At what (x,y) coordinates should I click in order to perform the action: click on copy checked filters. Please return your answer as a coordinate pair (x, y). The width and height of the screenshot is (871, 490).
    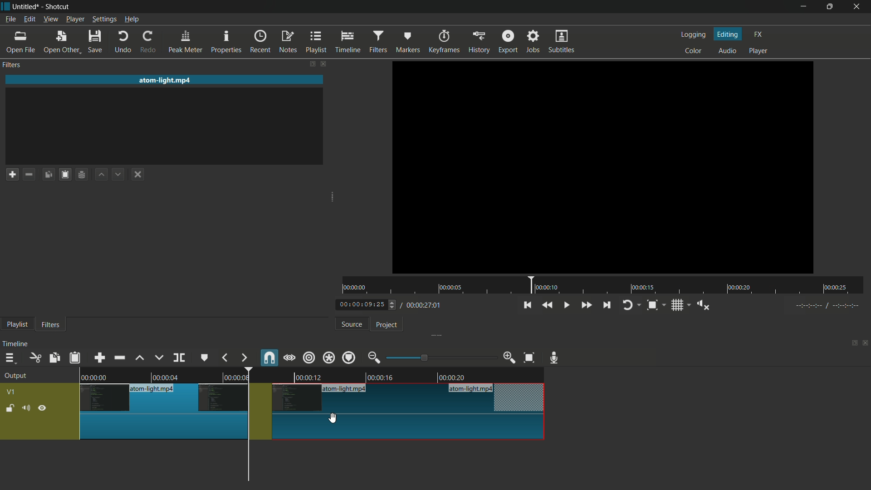
    Looking at the image, I should click on (55, 358).